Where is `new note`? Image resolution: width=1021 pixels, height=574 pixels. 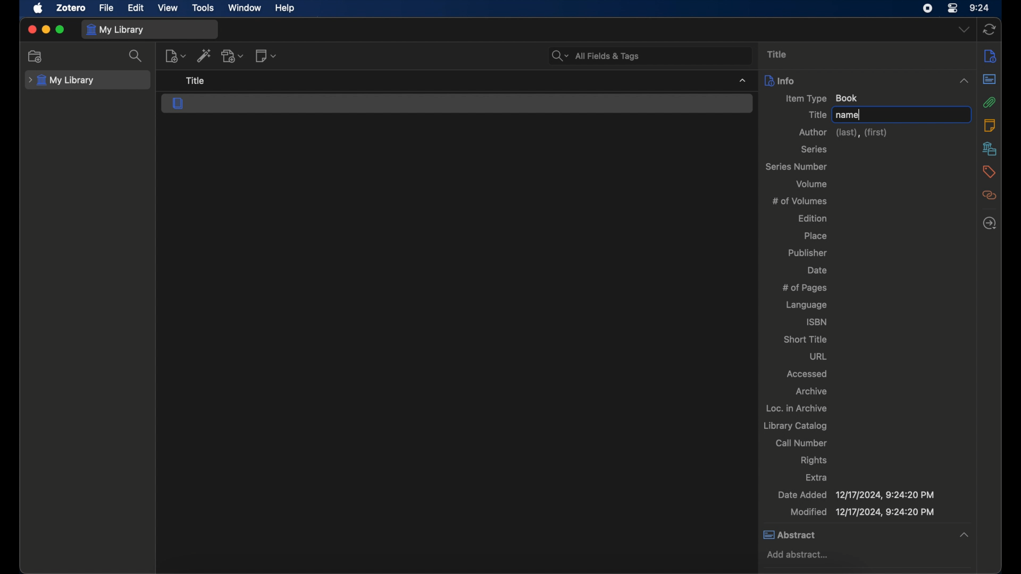 new note is located at coordinates (265, 55).